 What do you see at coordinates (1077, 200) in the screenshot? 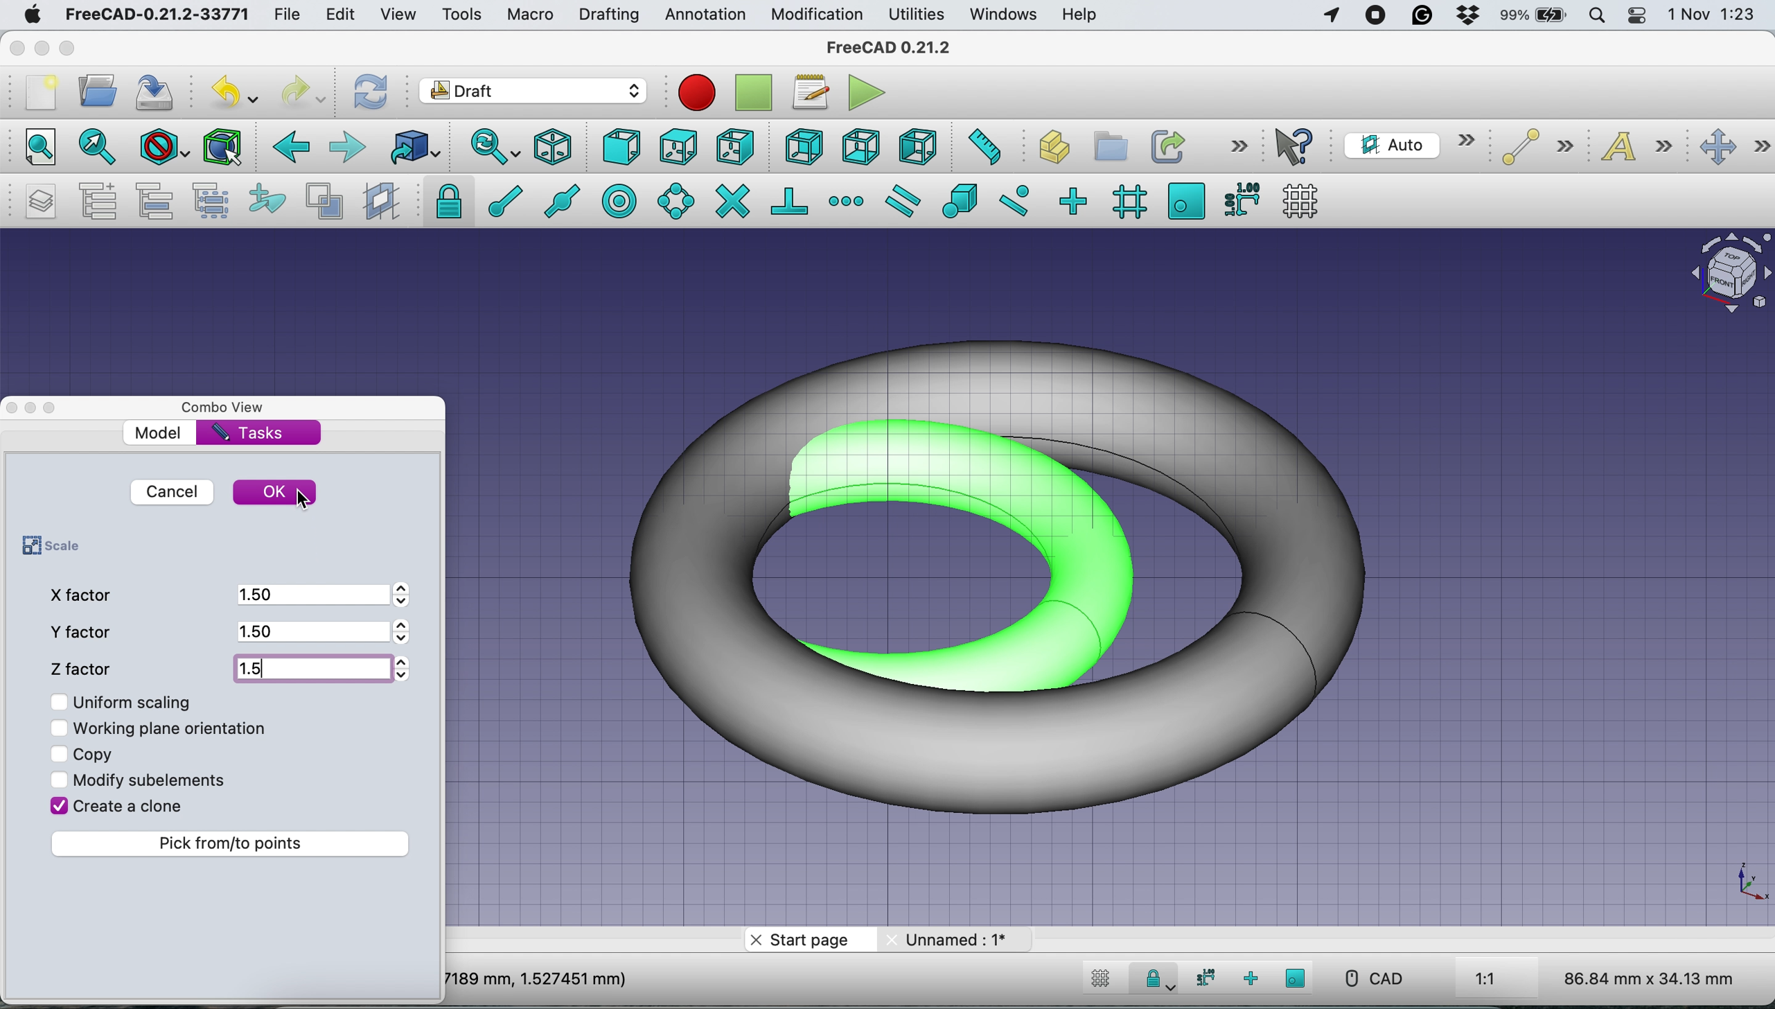
I see `snap ortho` at bounding box center [1077, 200].